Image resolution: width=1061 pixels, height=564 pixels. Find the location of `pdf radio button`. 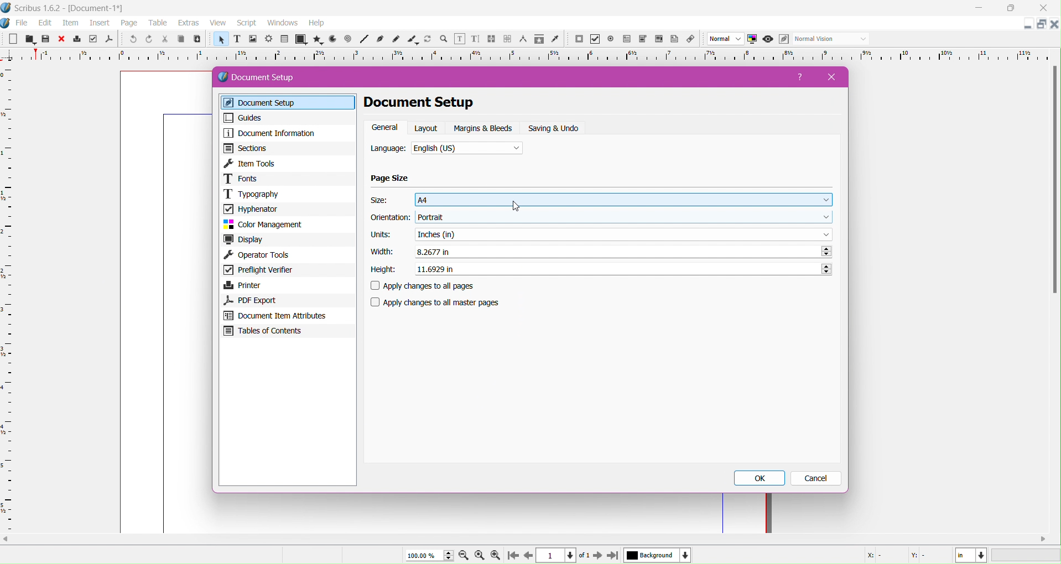

pdf radio button is located at coordinates (611, 39).